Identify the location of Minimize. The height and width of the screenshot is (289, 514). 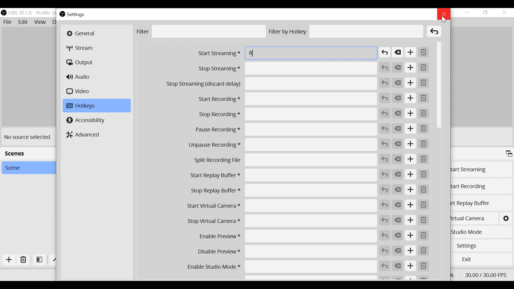
(467, 13).